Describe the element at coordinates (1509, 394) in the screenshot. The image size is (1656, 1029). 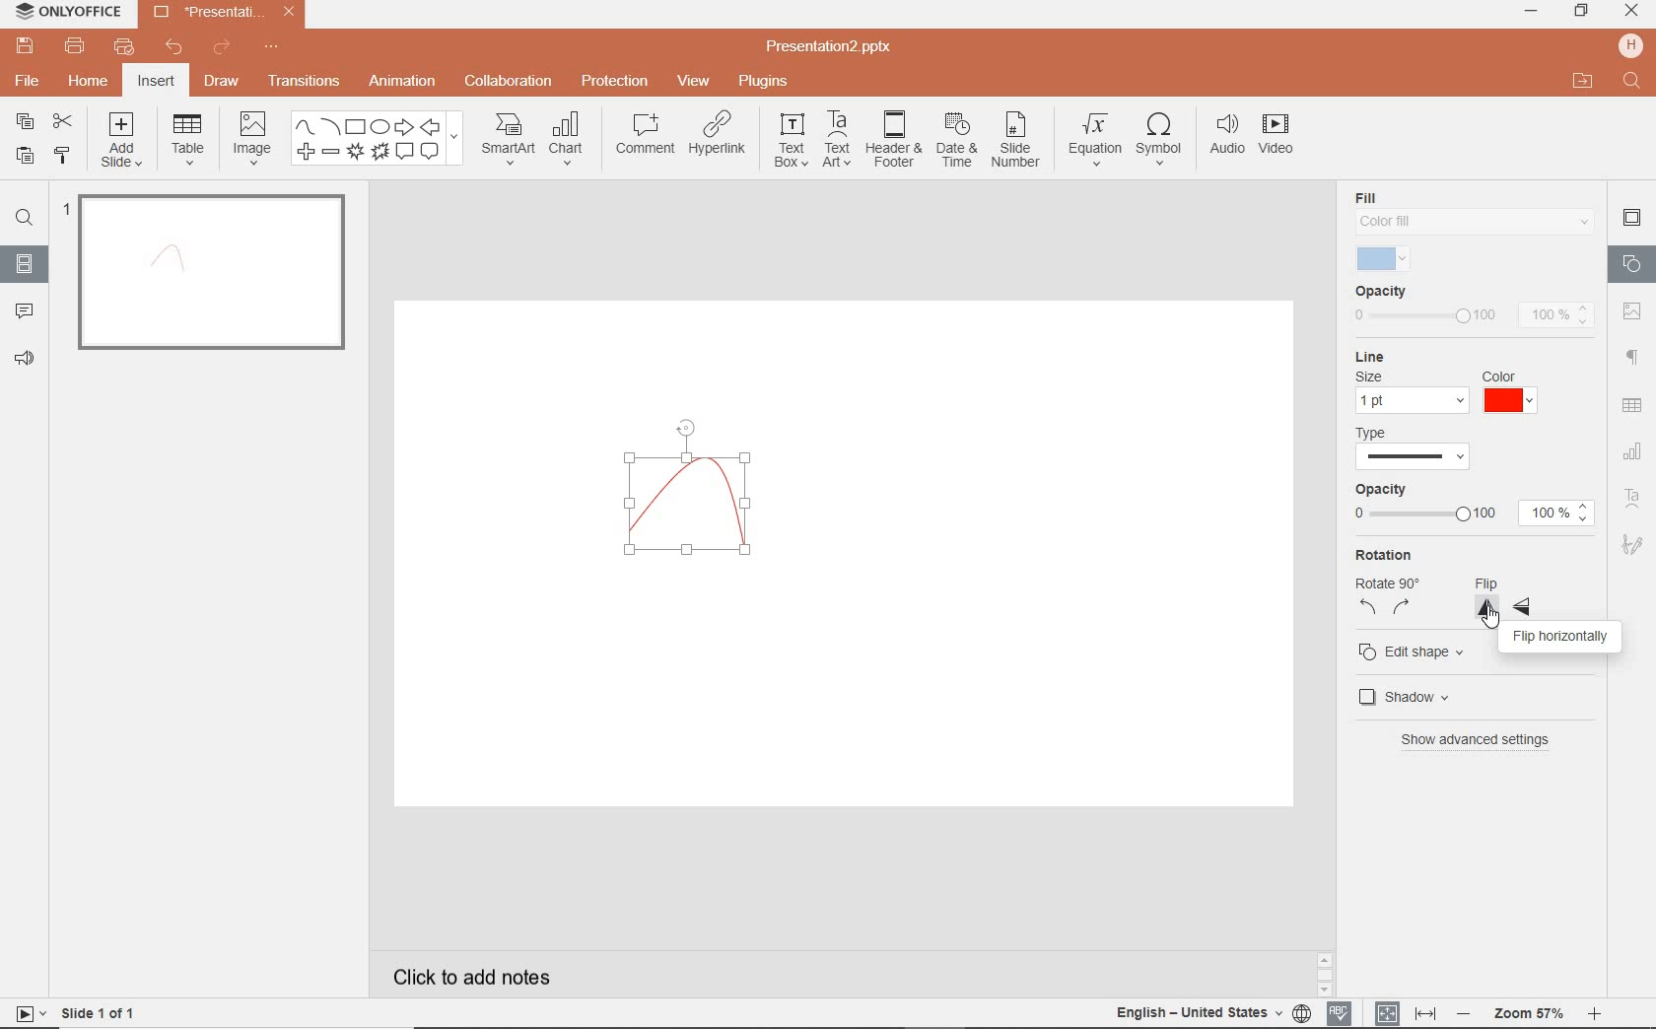
I see `red` at that location.